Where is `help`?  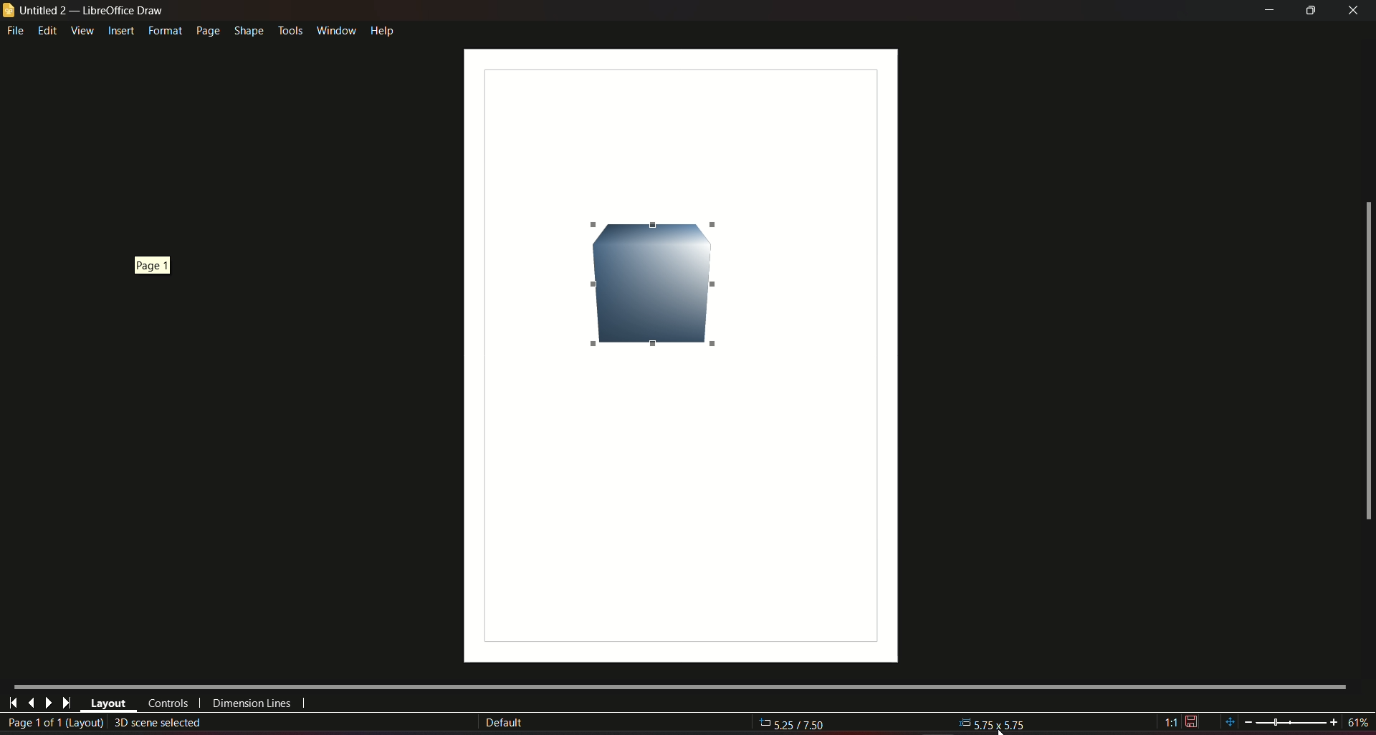
help is located at coordinates (383, 29).